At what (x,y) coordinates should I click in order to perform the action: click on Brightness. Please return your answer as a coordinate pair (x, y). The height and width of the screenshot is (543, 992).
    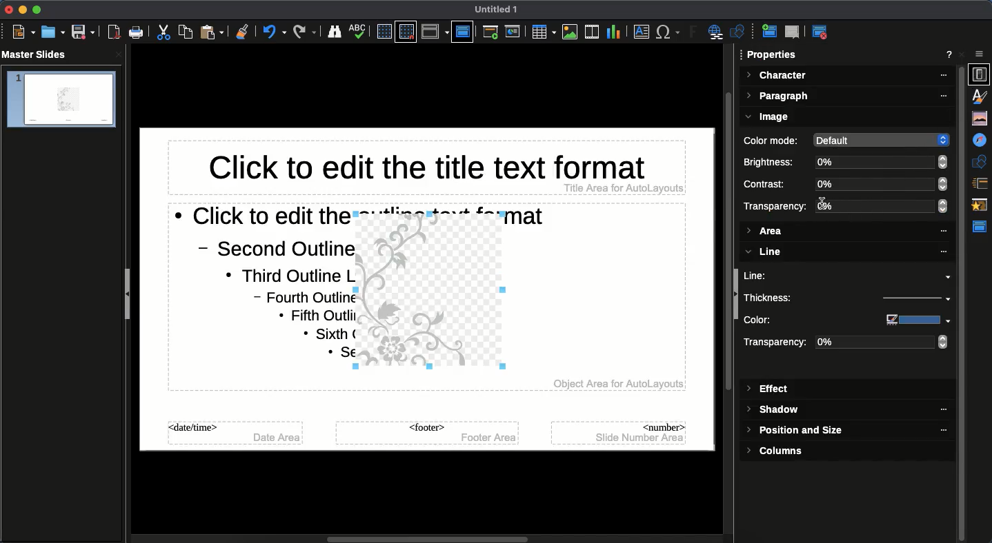
    Looking at the image, I should click on (772, 162).